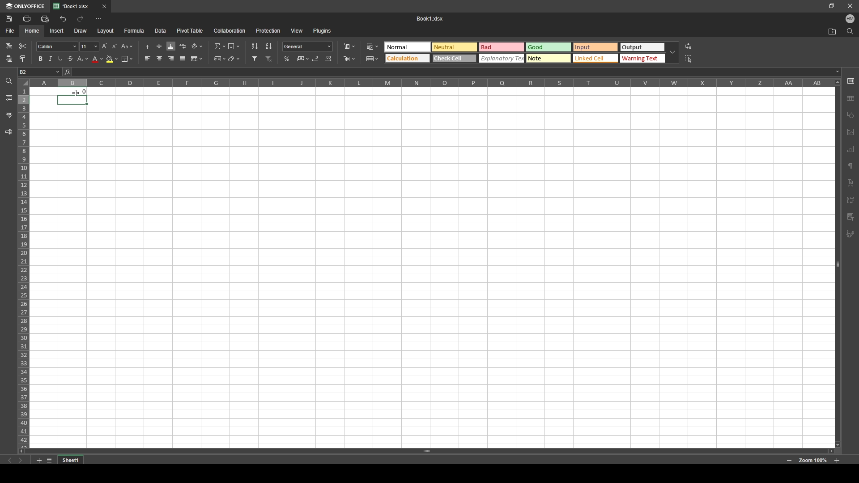 Image resolution: width=859 pixels, height=483 pixels. Describe the element at coordinates (76, 93) in the screenshot. I see `Cursor` at that location.